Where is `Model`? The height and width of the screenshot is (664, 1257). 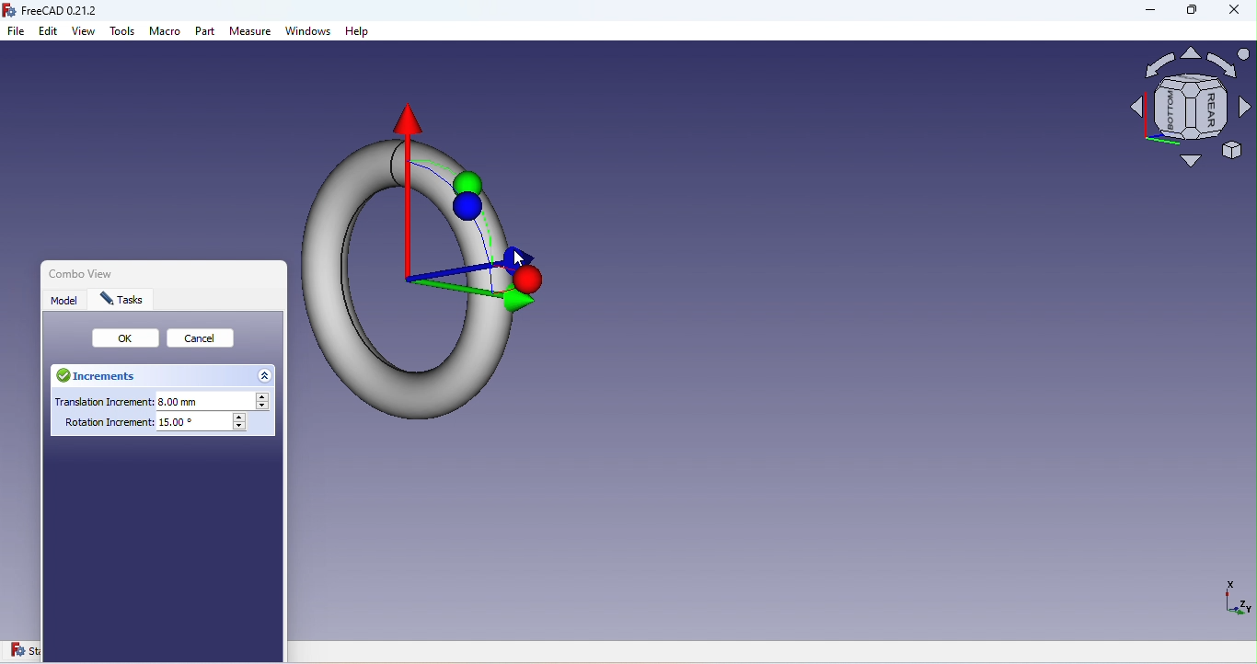 Model is located at coordinates (66, 300).